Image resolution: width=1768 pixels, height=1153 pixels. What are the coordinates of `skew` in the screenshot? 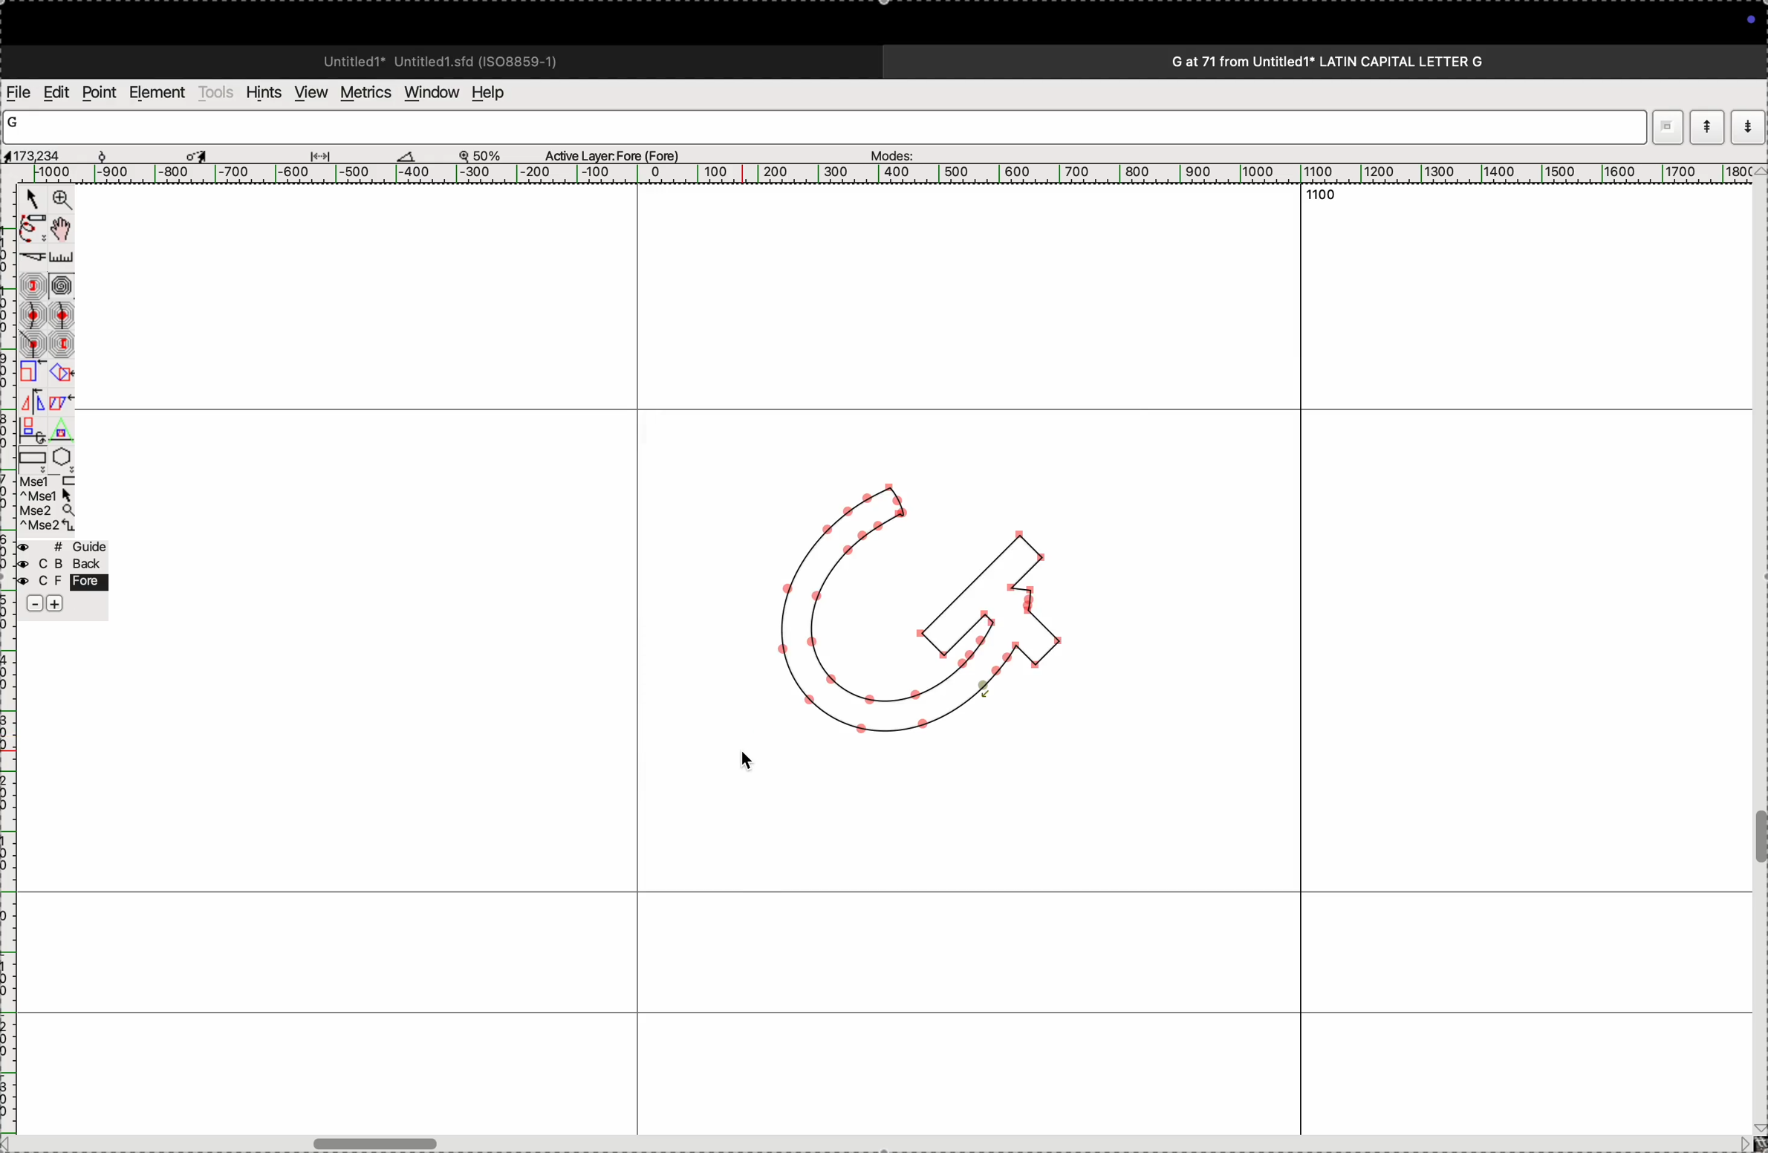 It's located at (61, 403).